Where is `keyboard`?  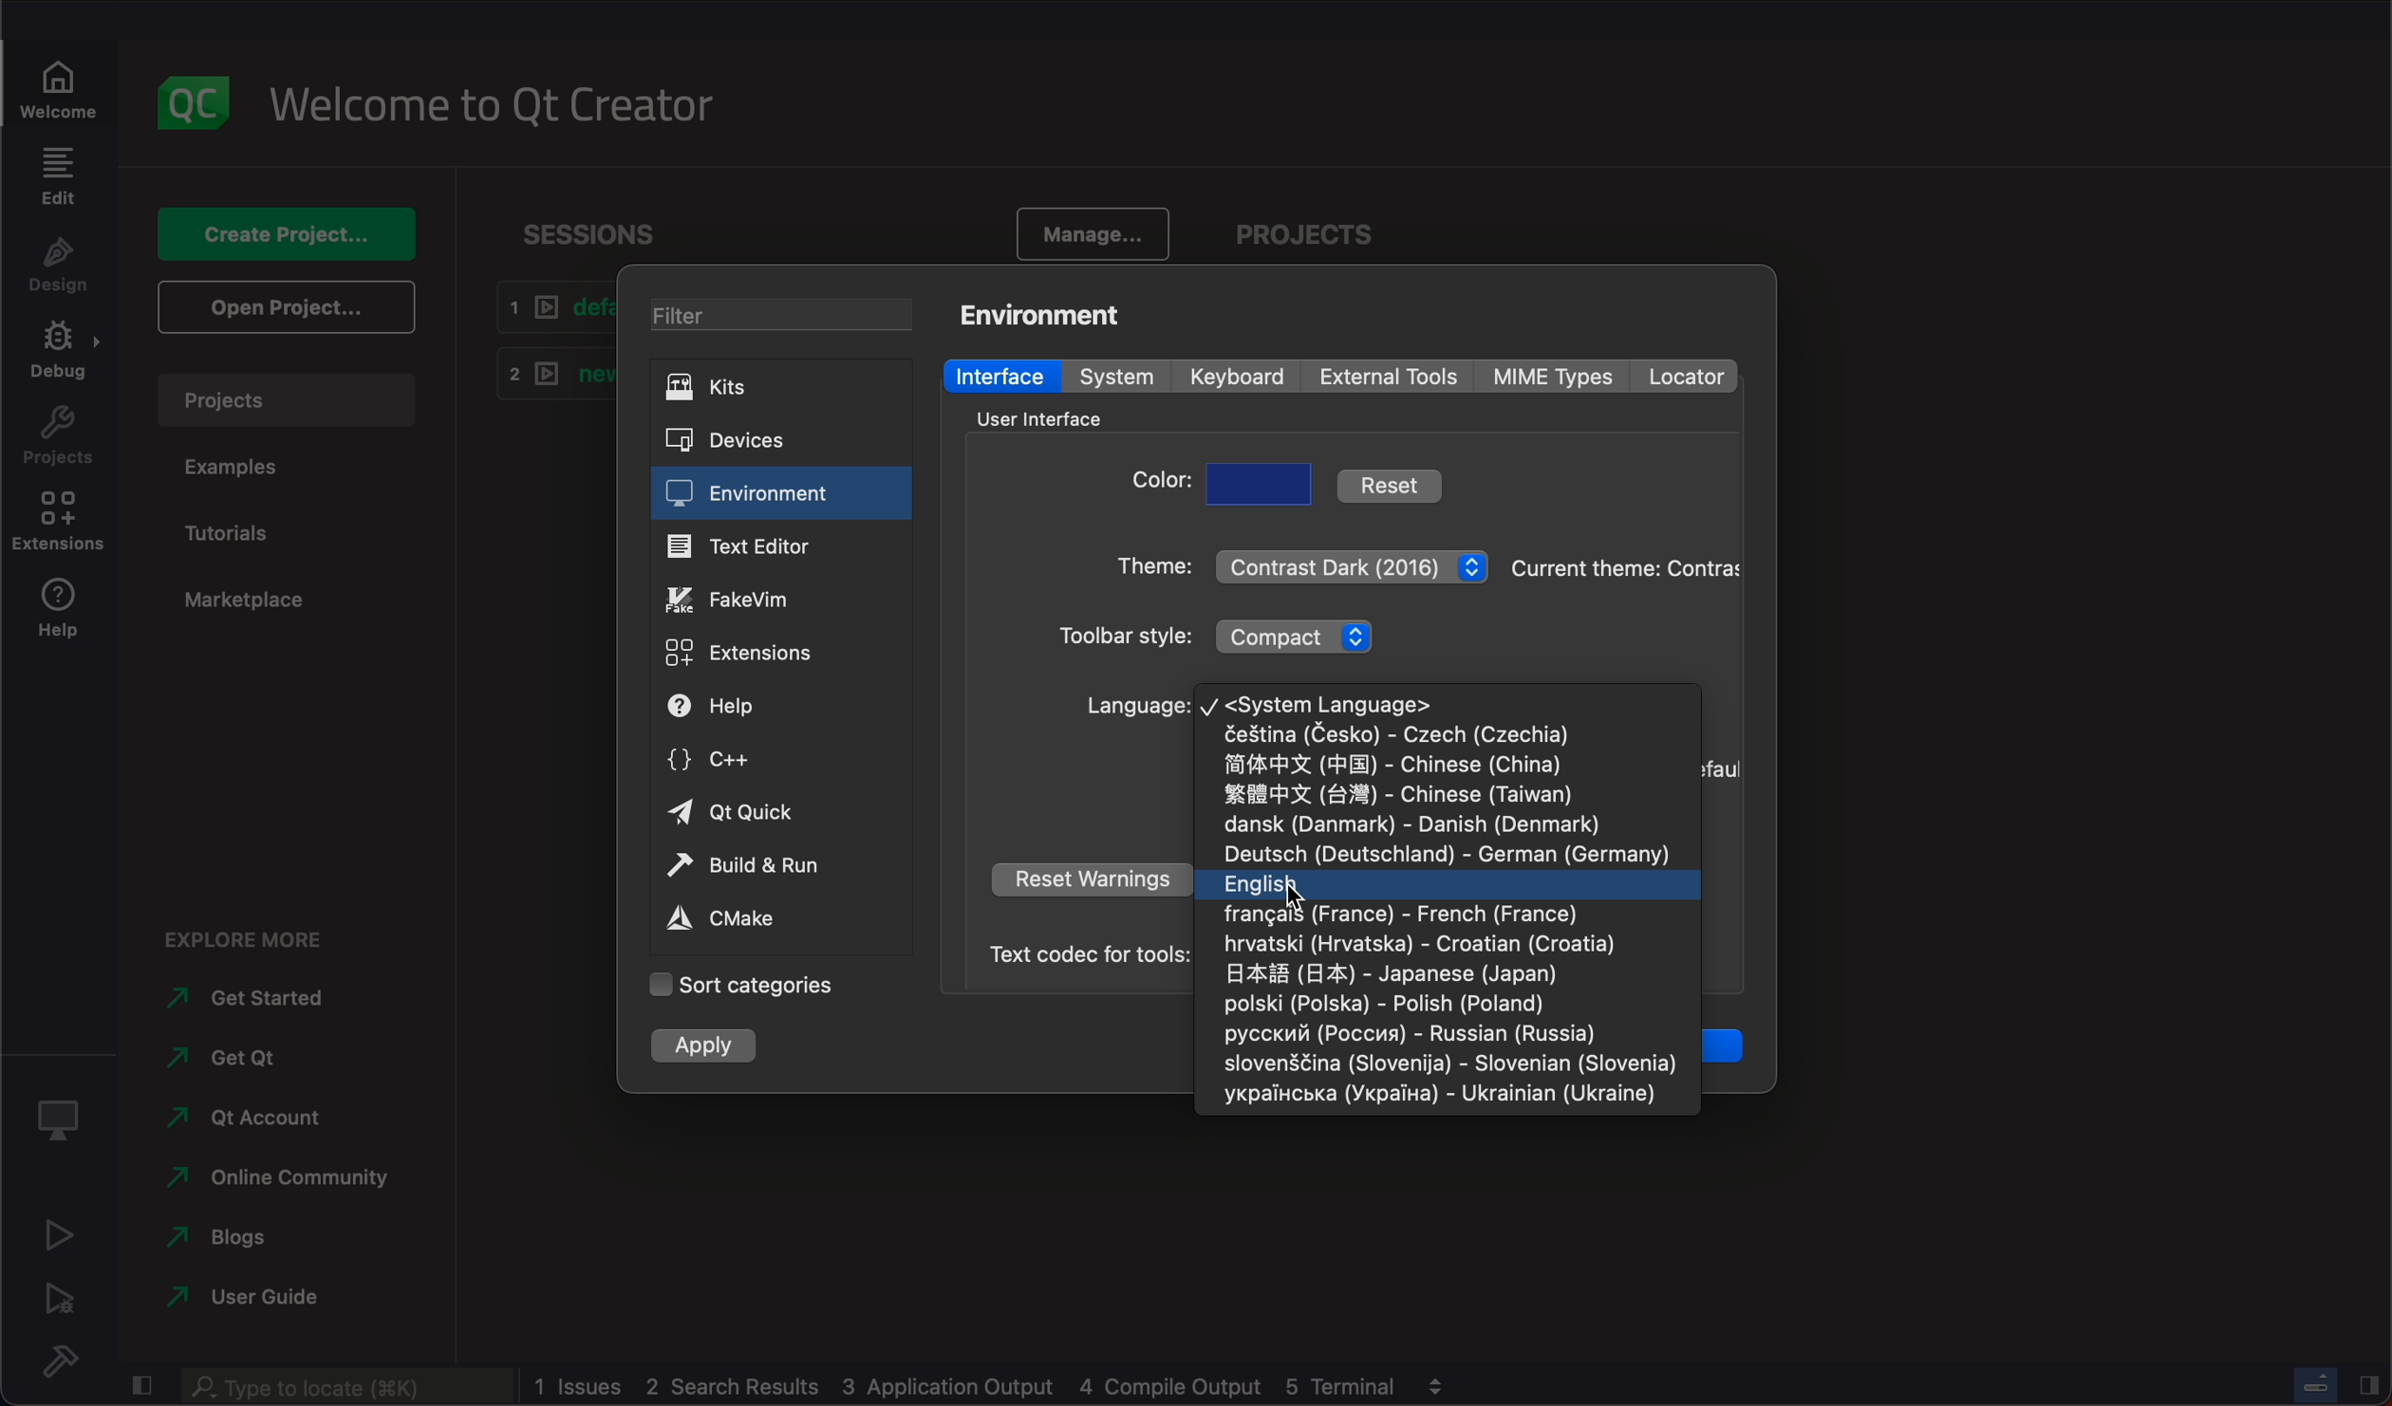
keyboard is located at coordinates (1243, 378).